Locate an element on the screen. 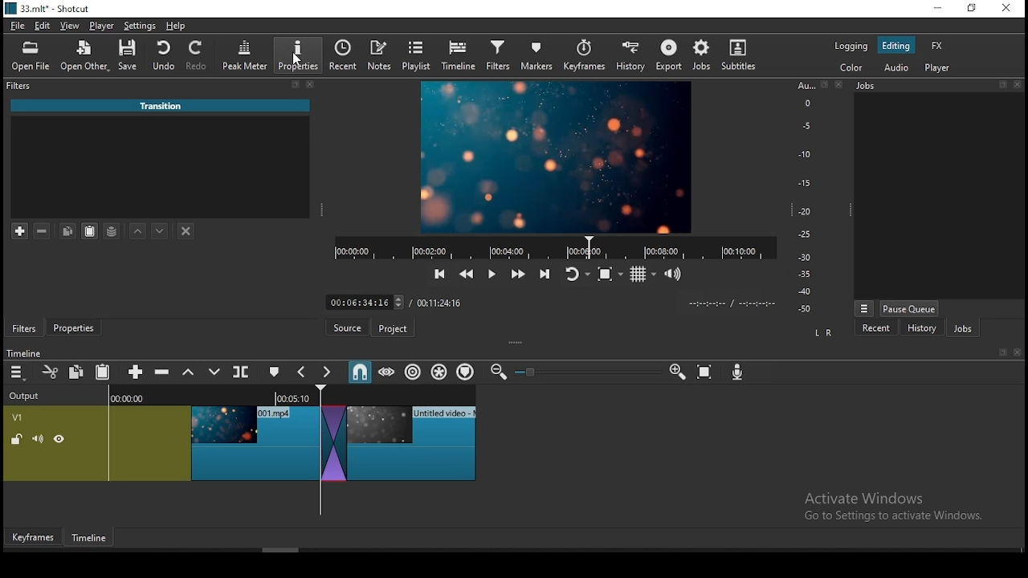  playlist is located at coordinates (418, 56).